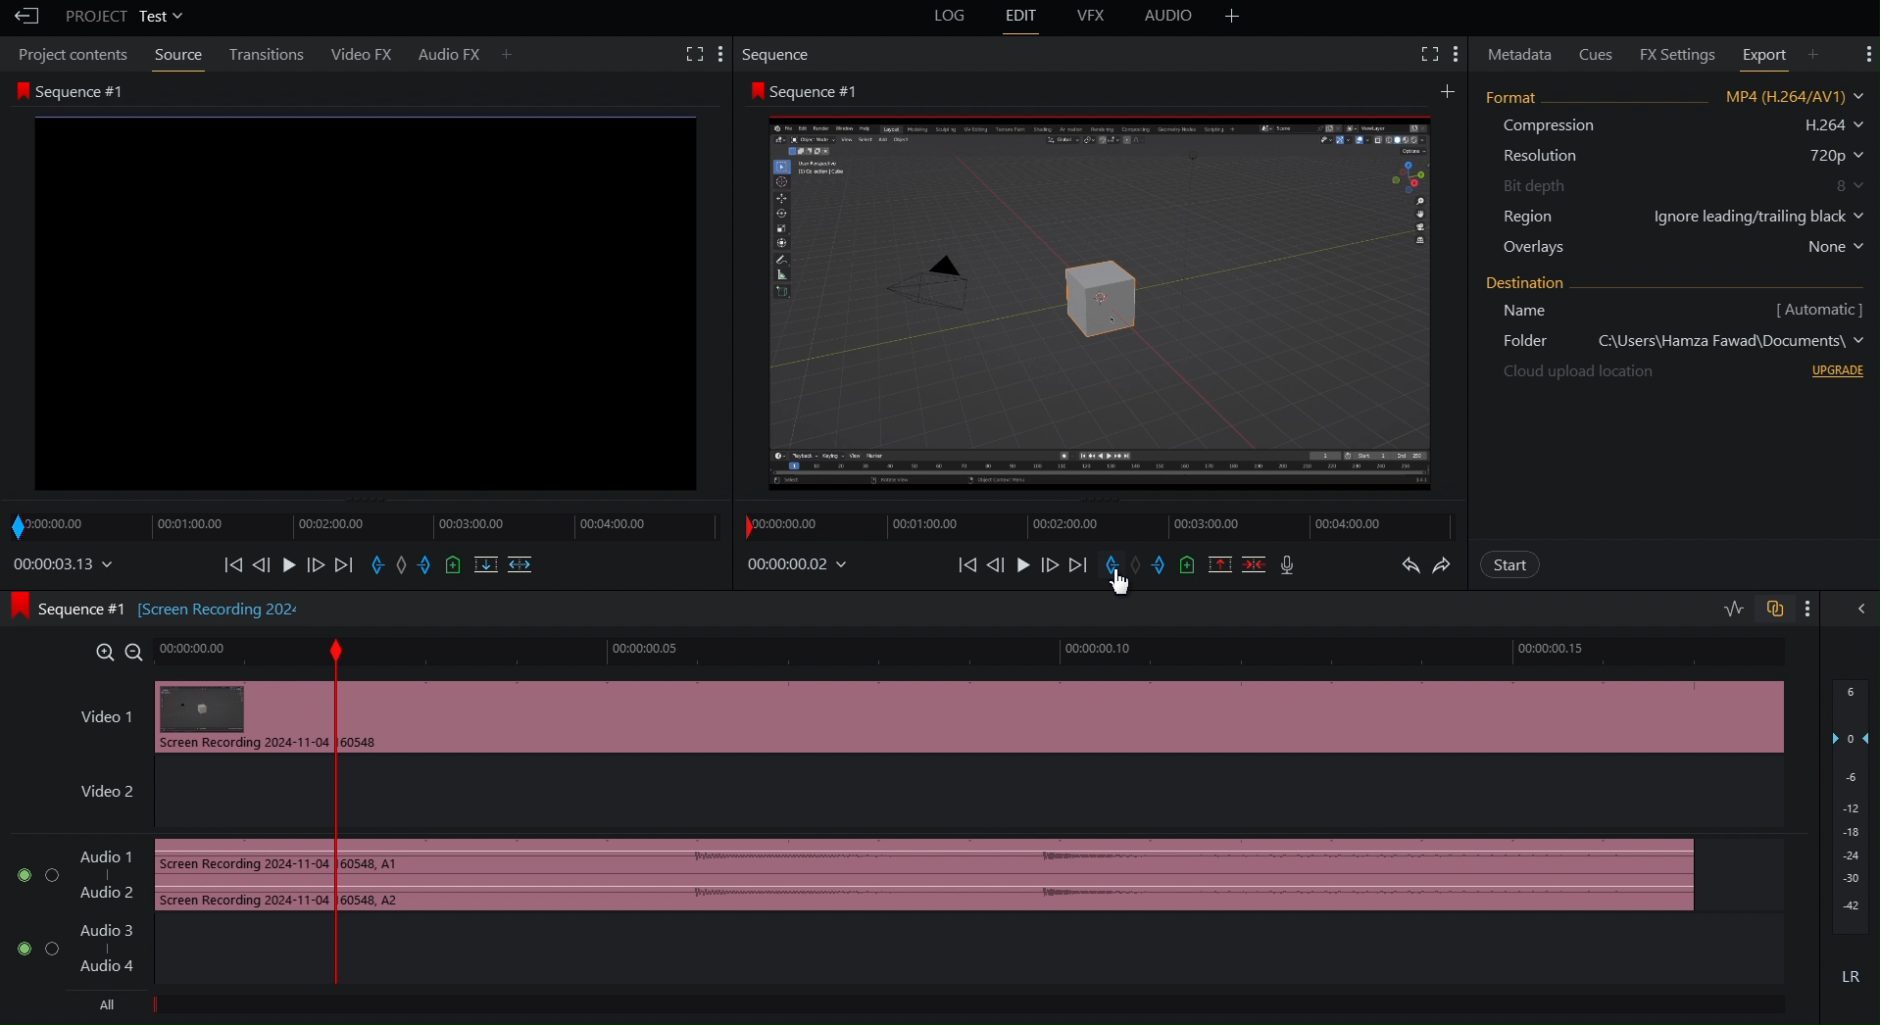  I want to click on More, so click(1811, 610).